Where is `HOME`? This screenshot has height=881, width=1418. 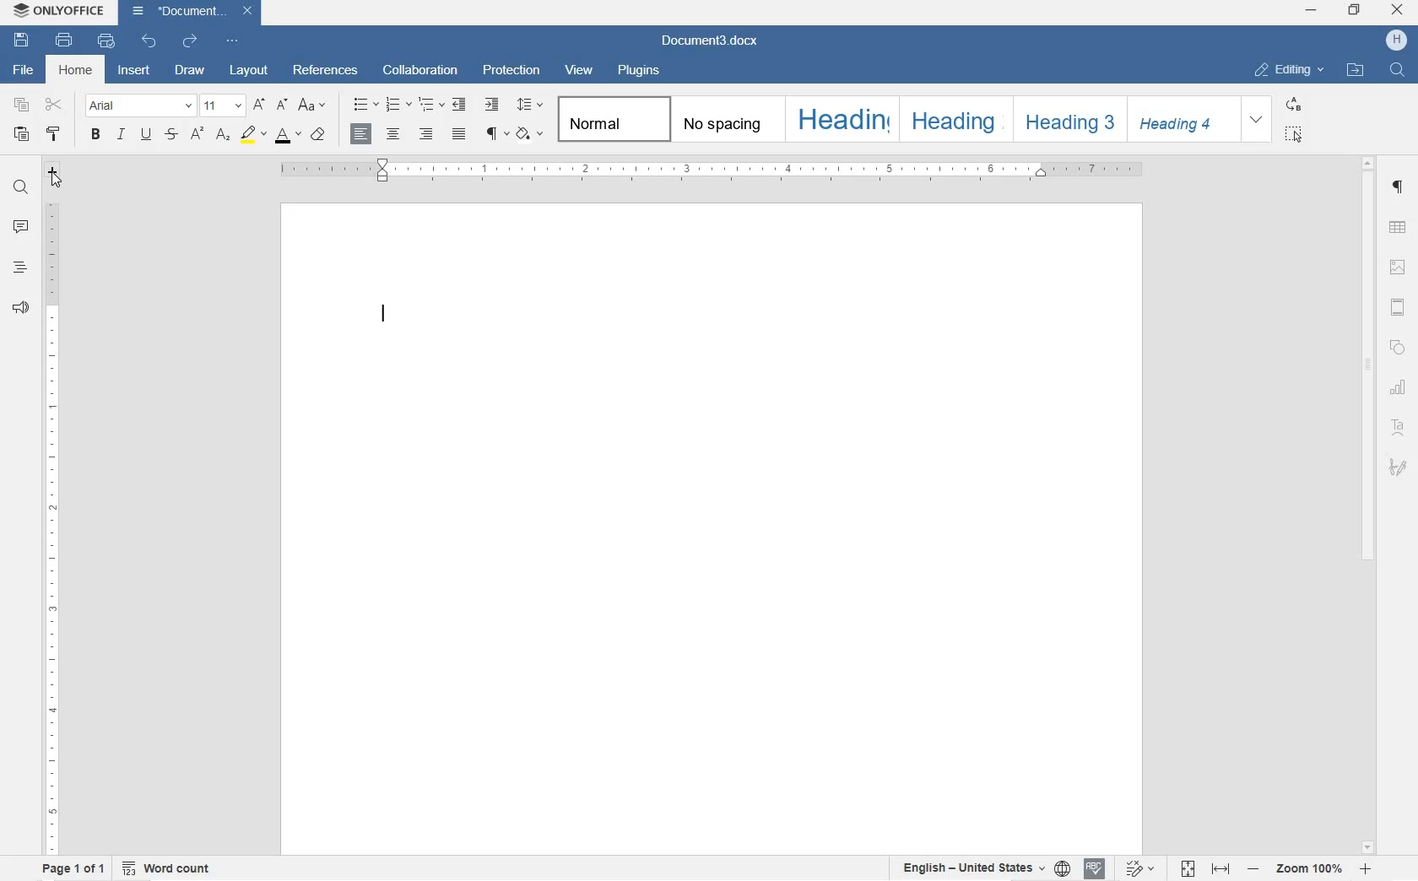 HOME is located at coordinates (74, 71).